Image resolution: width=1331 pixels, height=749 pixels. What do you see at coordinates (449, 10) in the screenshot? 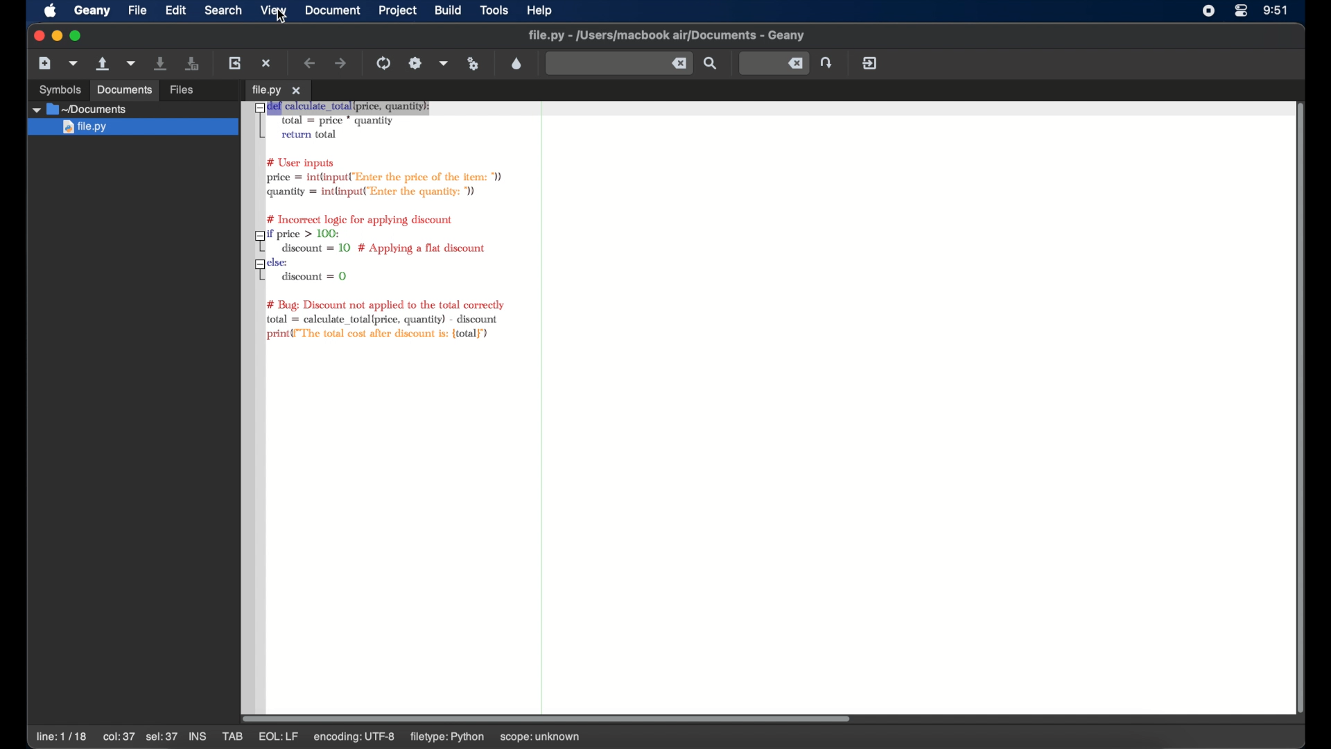
I see `build` at bounding box center [449, 10].